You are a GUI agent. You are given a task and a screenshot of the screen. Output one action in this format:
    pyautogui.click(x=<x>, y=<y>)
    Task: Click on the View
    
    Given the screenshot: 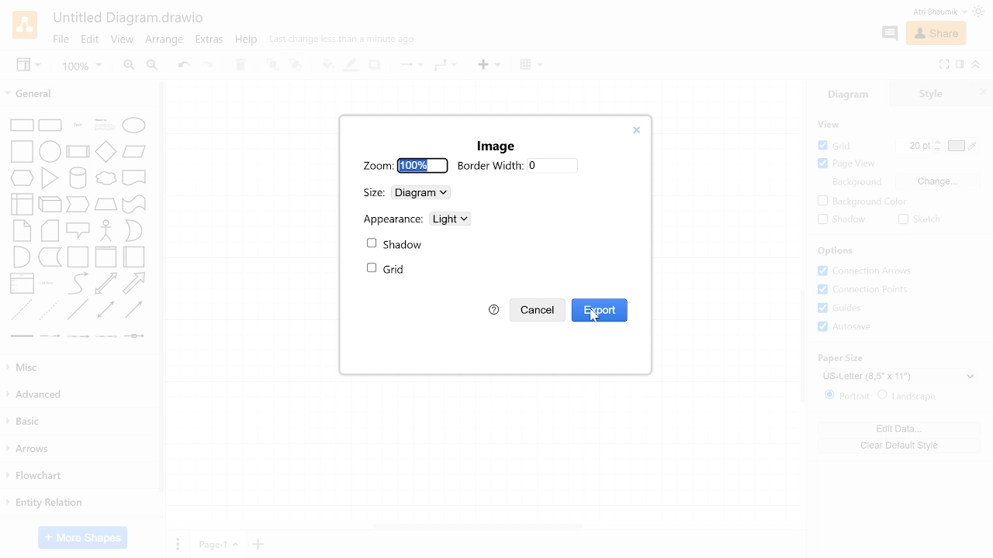 What is the action you would take?
    pyautogui.click(x=122, y=40)
    